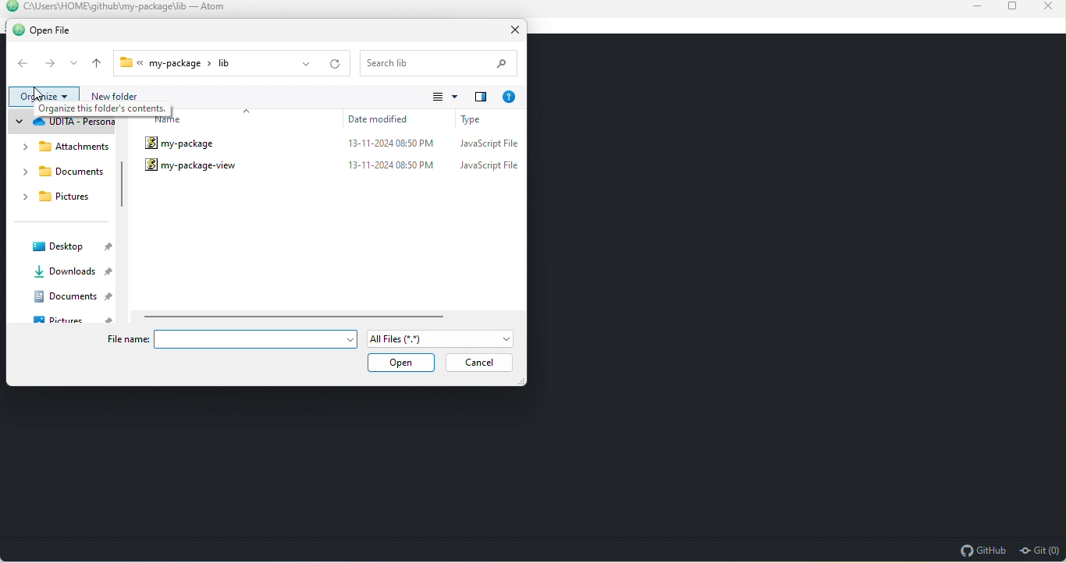  I want to click on search, so click(435, 63).